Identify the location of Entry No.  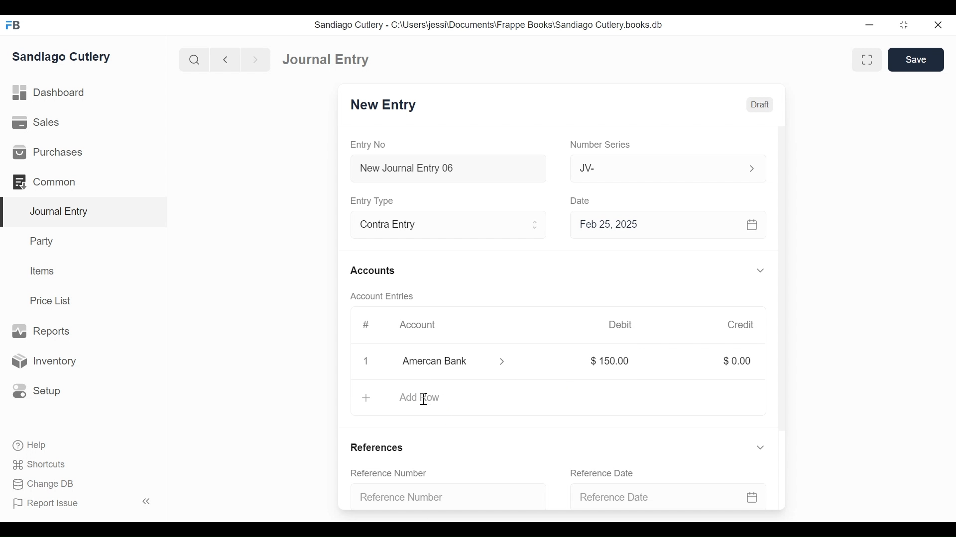
(368, 145).